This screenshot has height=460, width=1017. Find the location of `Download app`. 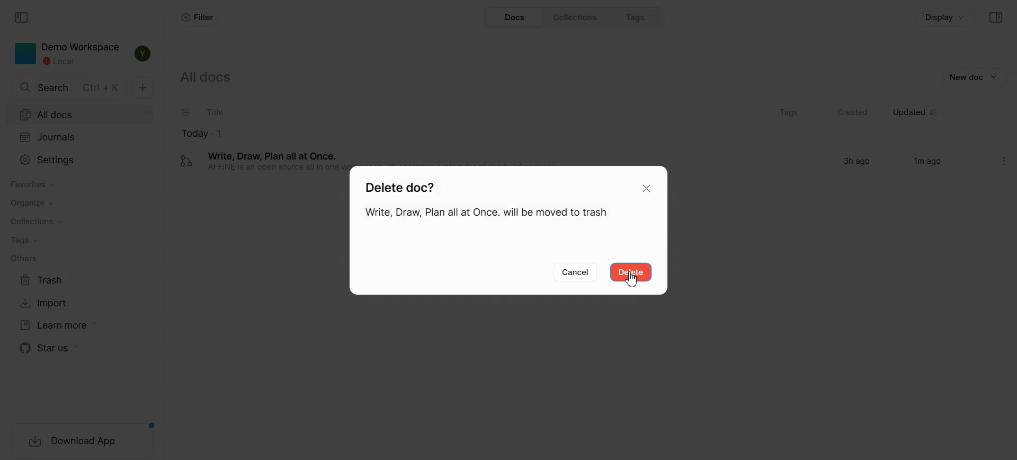

Download app is located at coordinates (83, 441).